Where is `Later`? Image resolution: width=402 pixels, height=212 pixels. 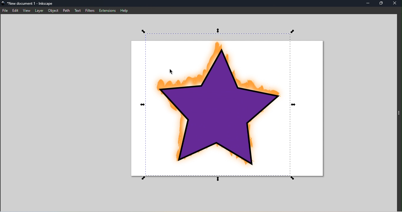
Later is located at coordinates (39, 11).